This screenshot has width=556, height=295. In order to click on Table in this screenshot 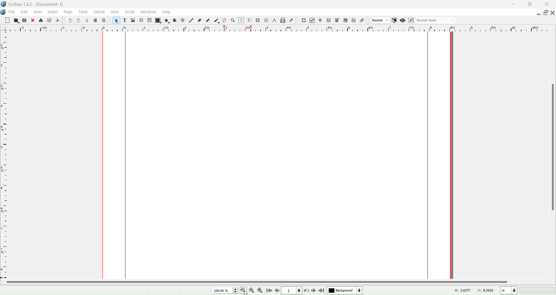, I will do `click(83, 12)`.